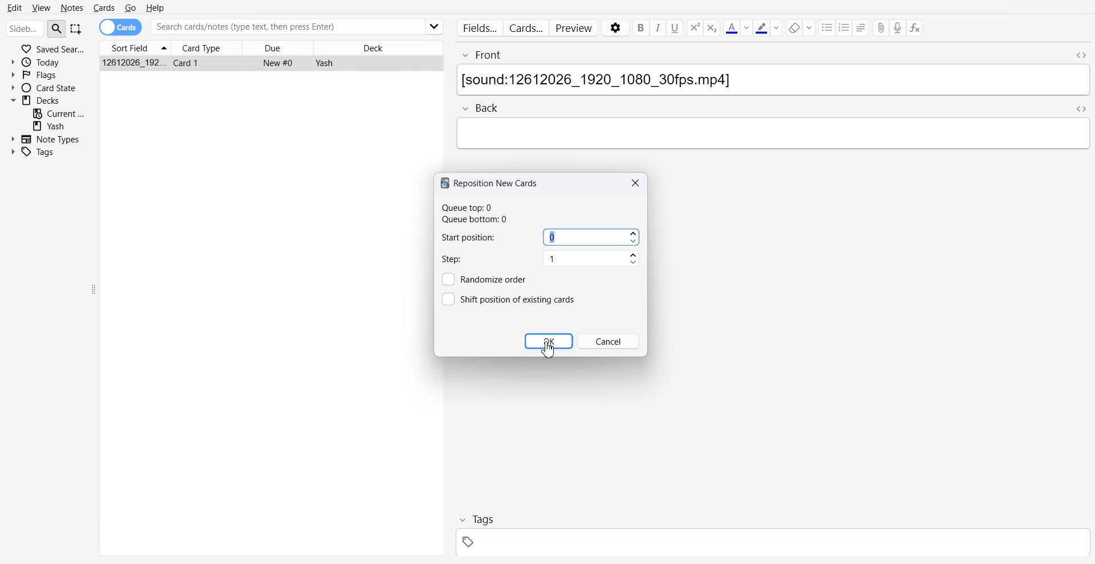 The image size is (1095, 564). I want to click on Text, so click(772, 81).